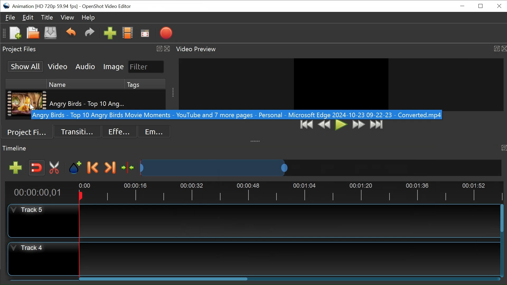  Describe the element at coordinates (504, 48) in the screenshot. I see `Close` at that location.